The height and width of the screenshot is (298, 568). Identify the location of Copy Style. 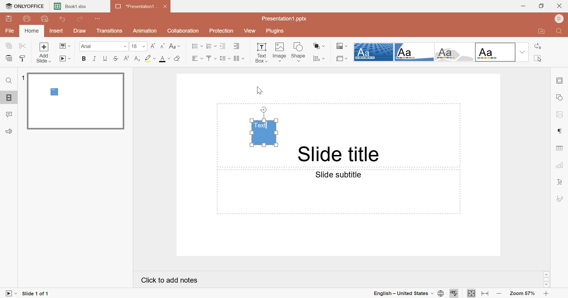
(22, 58).